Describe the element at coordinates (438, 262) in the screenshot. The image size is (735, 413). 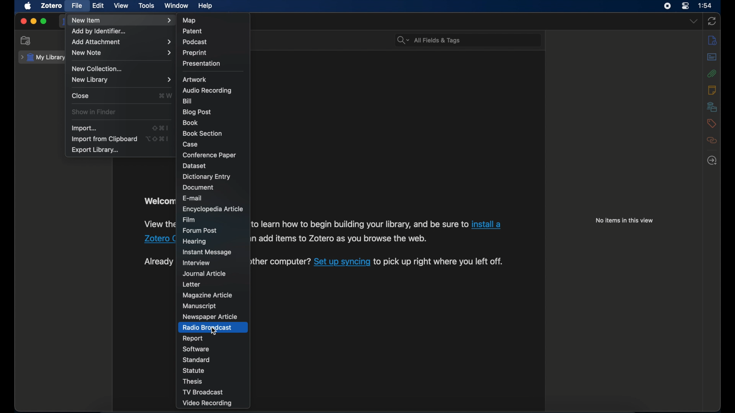
I see `to pick up right where you left off.` at that location.